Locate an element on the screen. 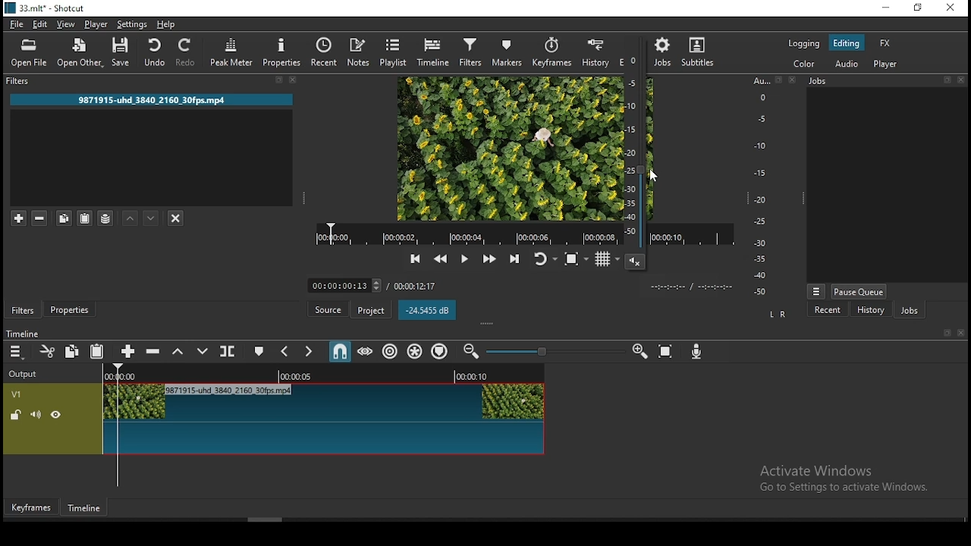  player is located at coordinates (885, 64).